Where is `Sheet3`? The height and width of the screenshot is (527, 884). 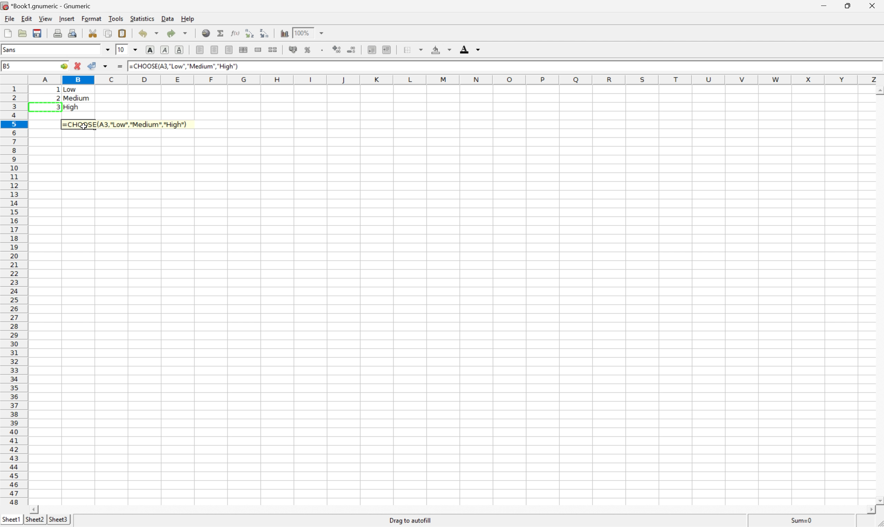 Sheet3 is located at coordinates (60, 521).